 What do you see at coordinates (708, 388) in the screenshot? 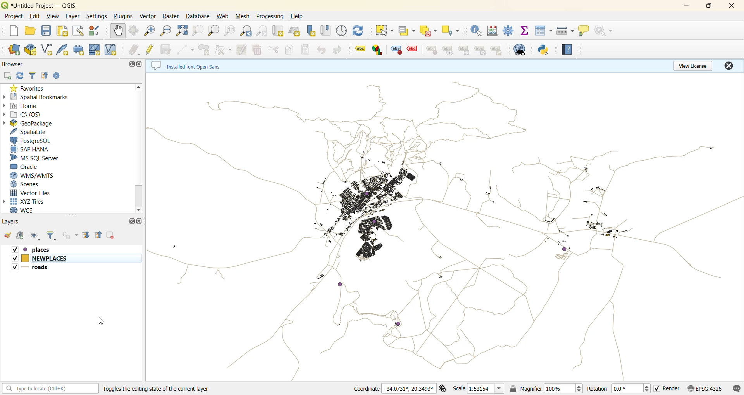
I see `crs` at bounding box center [708, 388].